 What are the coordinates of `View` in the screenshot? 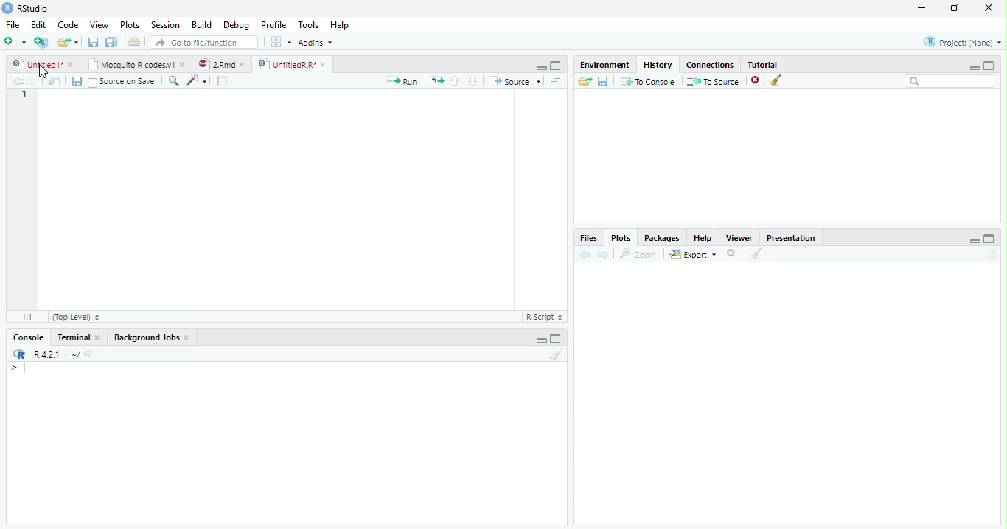 It's located at (99, 26).